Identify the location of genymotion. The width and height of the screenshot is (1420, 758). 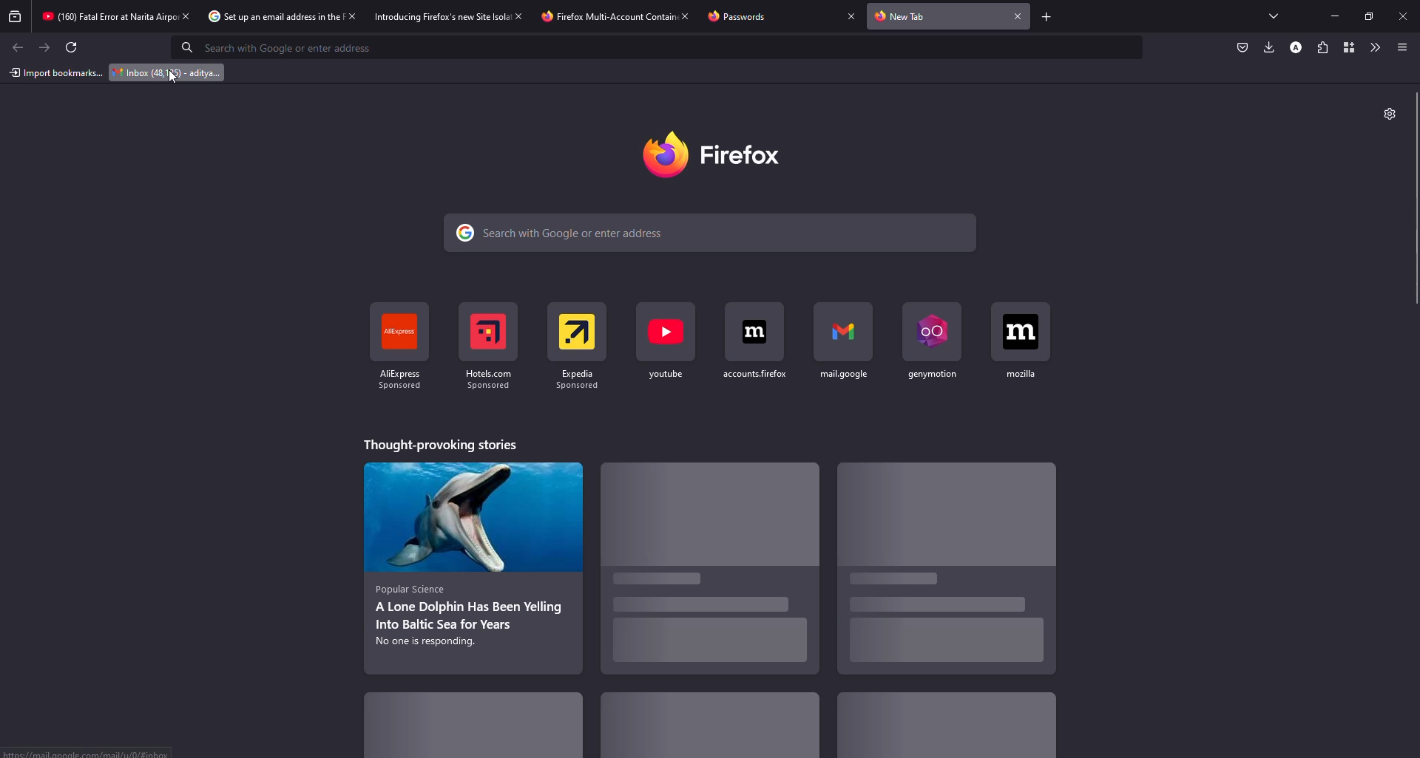
(928, 375).